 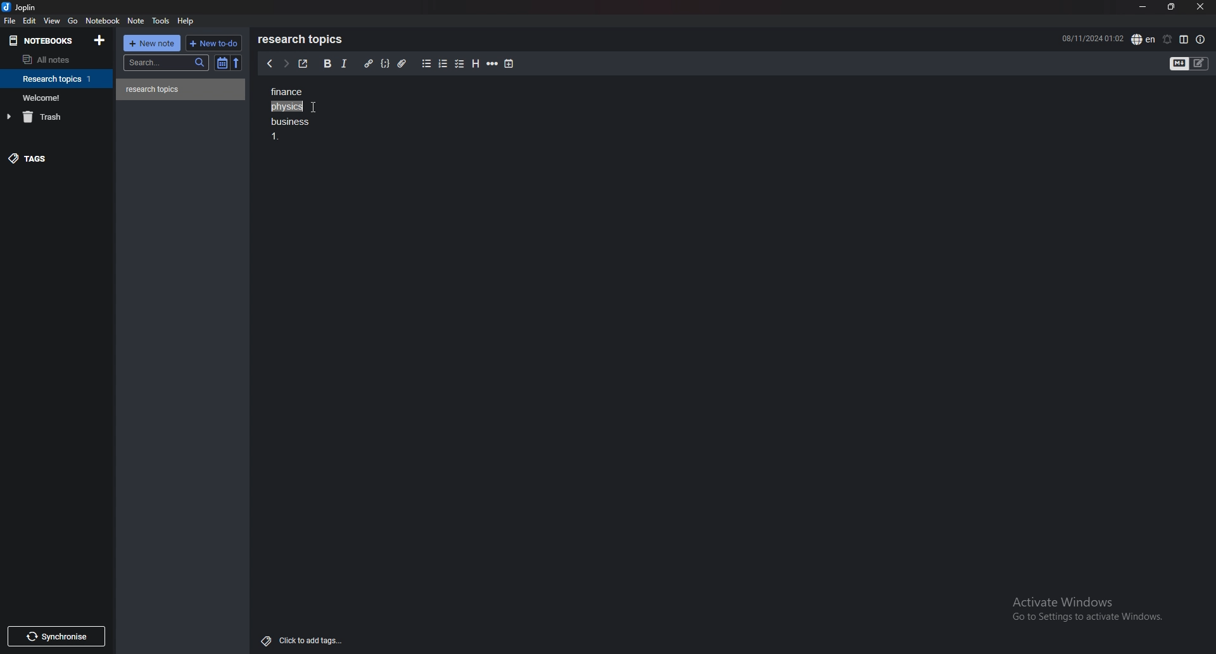 I want to click on reverse sort order, so click(x=236, y=63).